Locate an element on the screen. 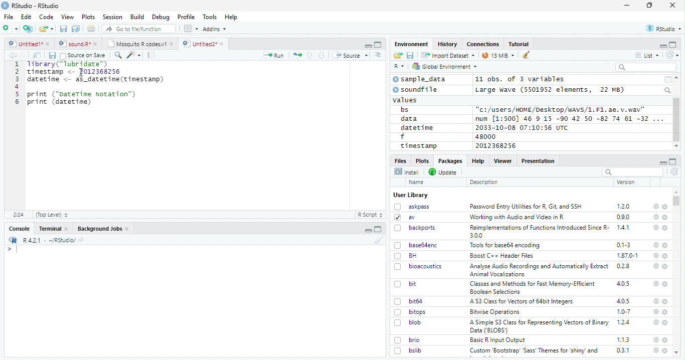  backports is located at coordinates (416, 228).